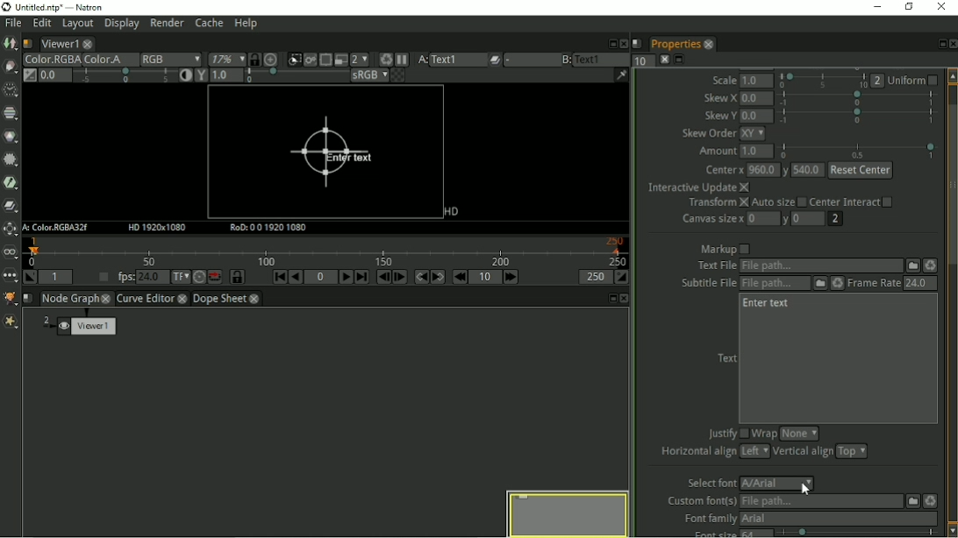 The height and width of the screenshot is (538, 958). I want to click on Layout, so click(76, 25).